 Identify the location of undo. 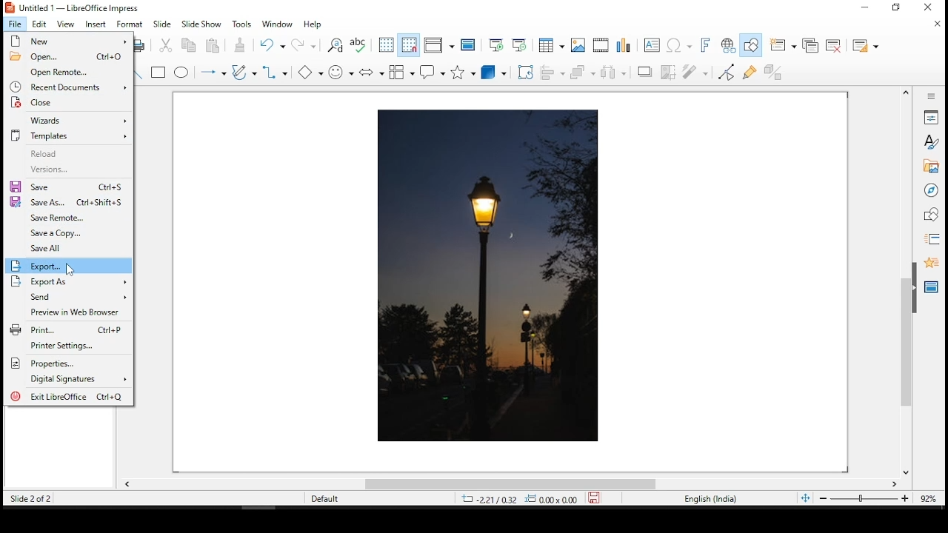
(272, 45).